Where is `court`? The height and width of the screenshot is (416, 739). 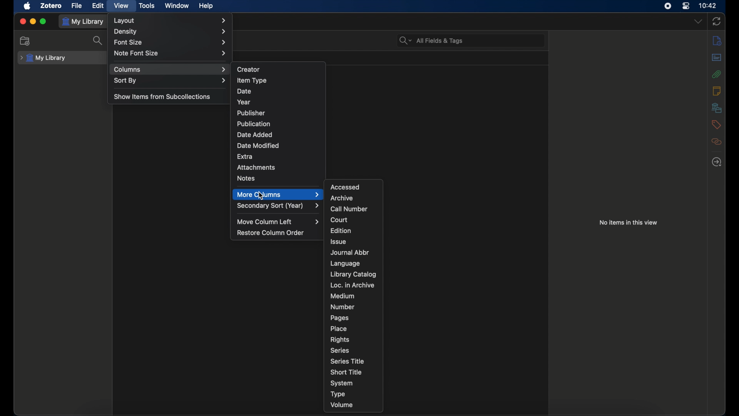
court is located at coordinates (339, 220).